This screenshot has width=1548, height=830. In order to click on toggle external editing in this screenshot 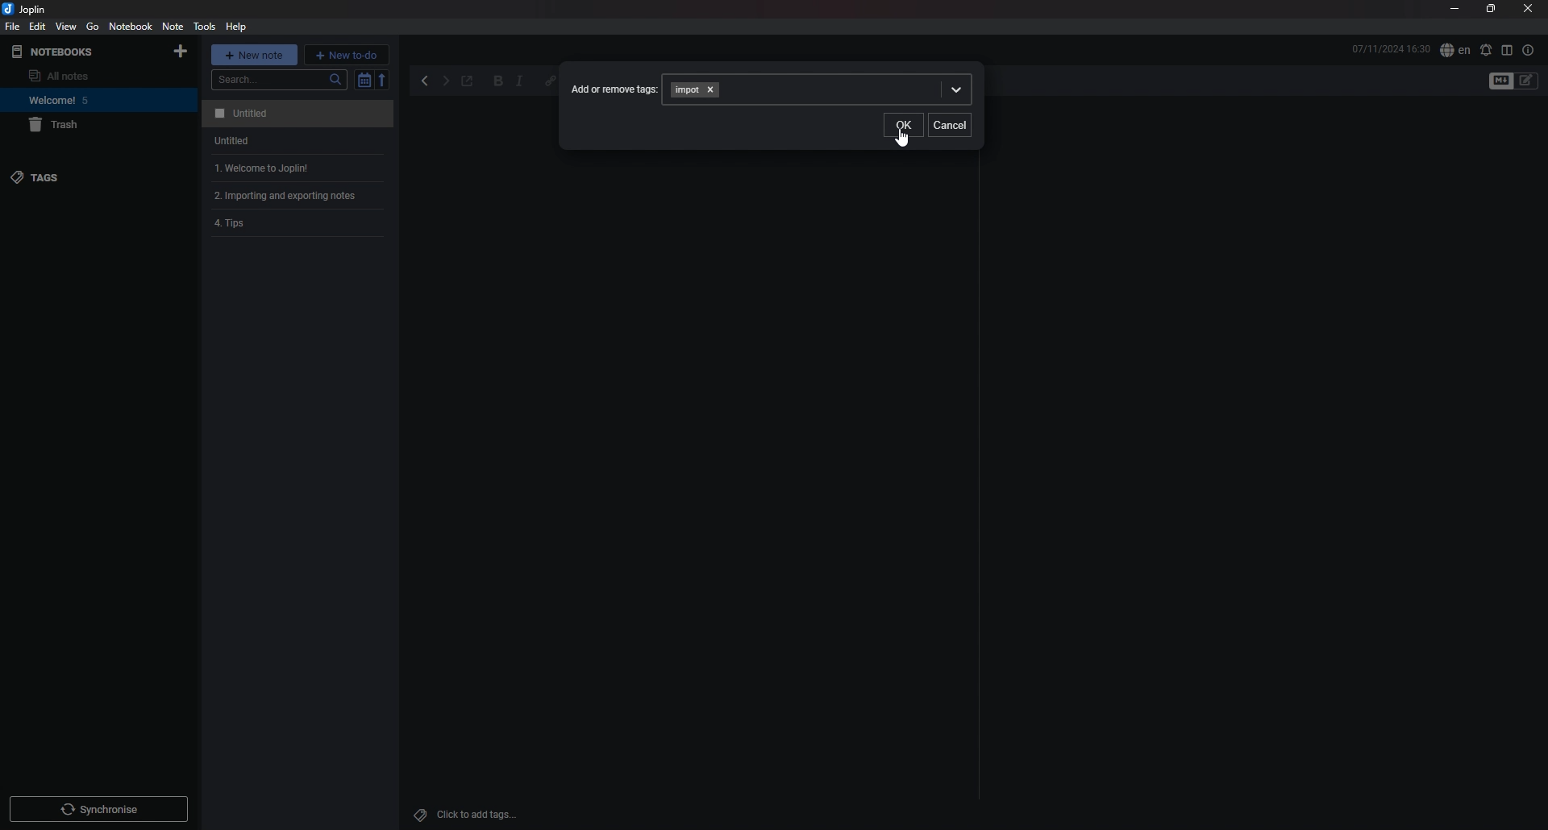, I will do `click(468, 82)`.